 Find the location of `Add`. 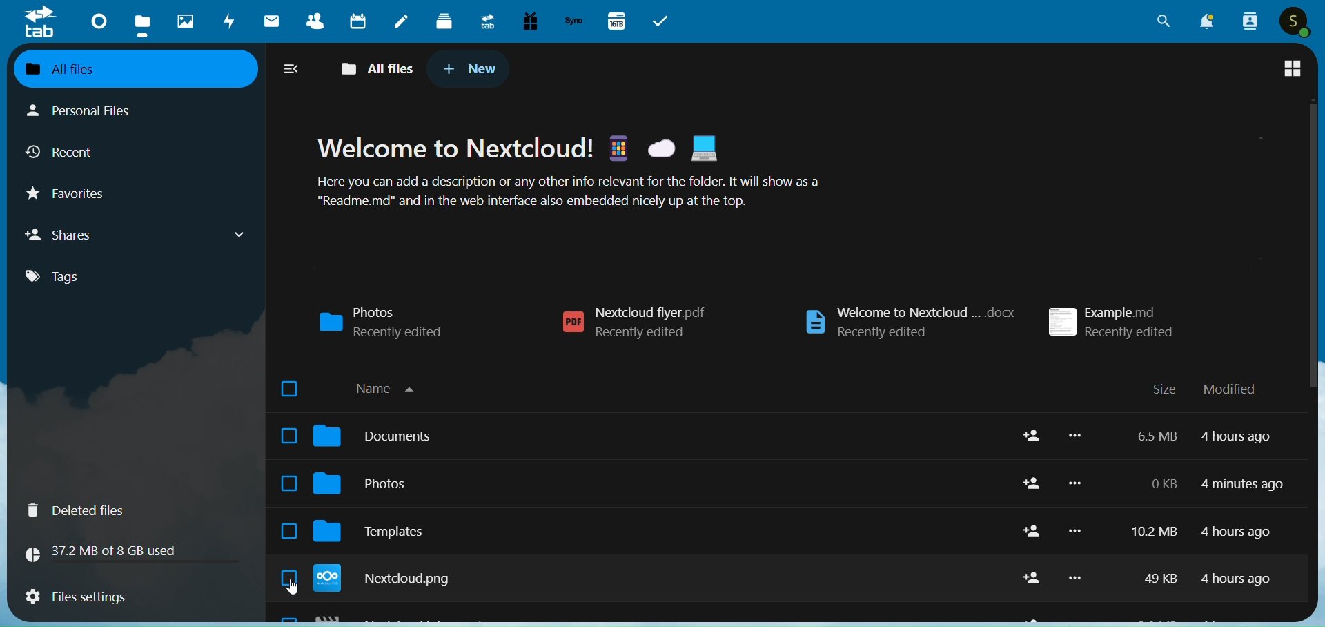

Add is located at coordinates (1033, 483).